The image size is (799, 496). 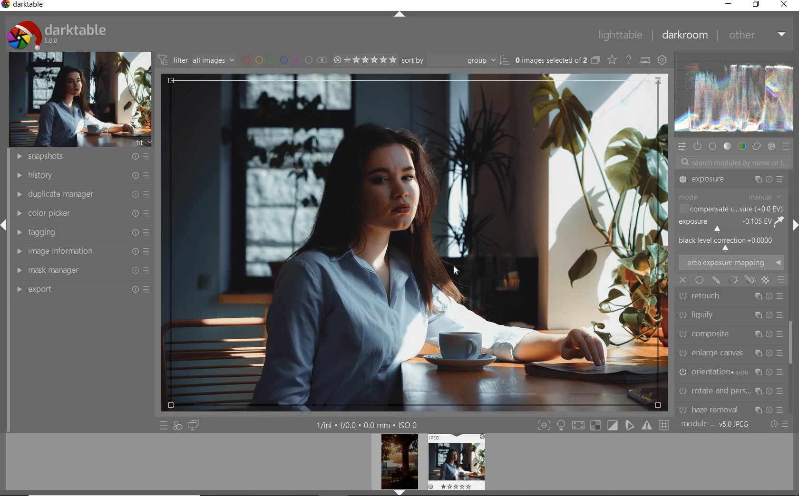 I want to click on cursor position, so click(x=458, y=272).